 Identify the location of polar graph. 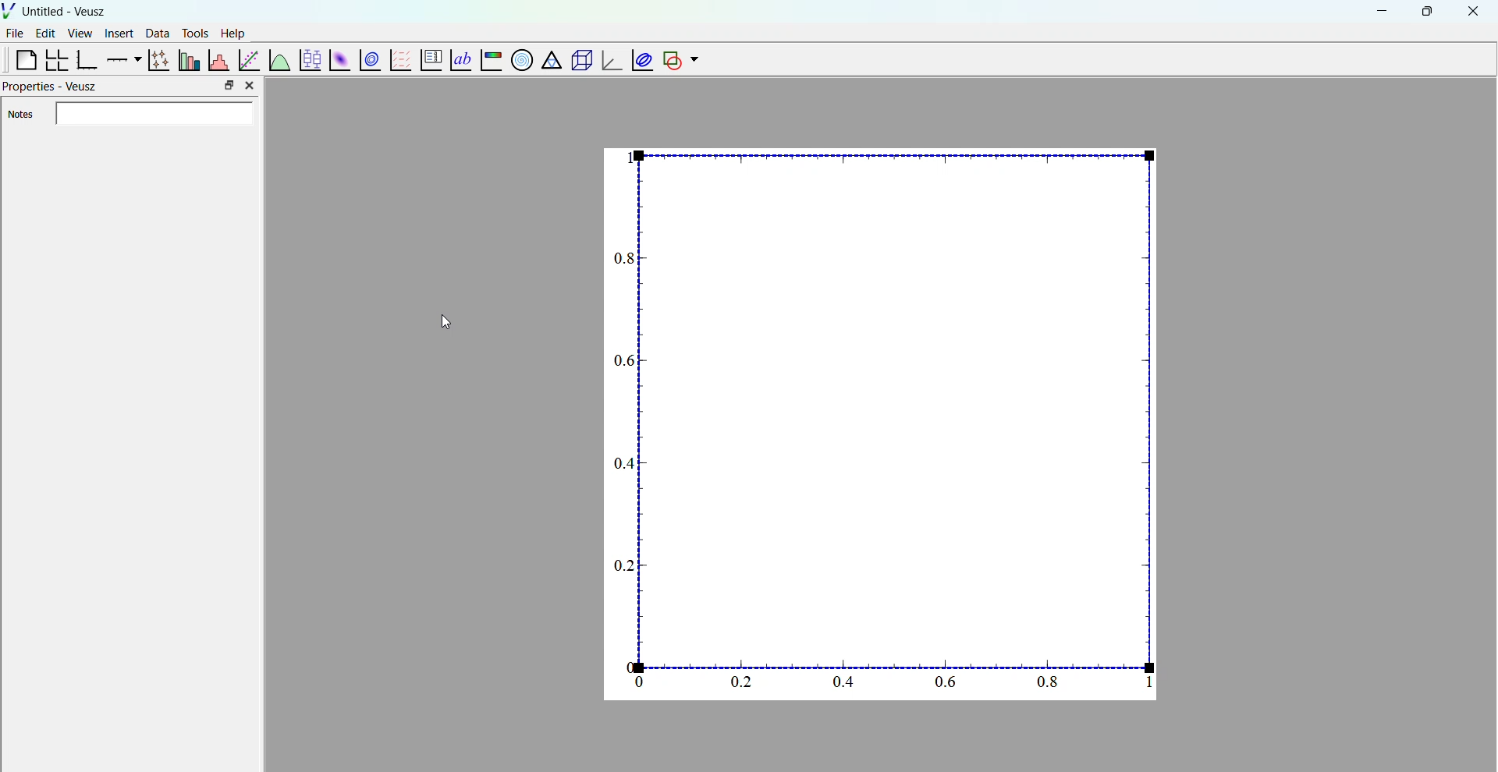
(519, 59).